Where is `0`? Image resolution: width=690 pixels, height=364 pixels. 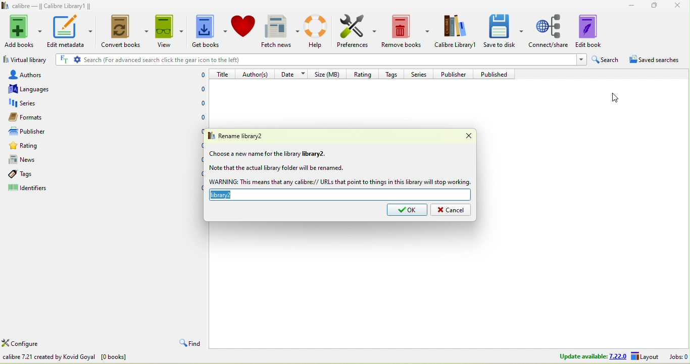 0 is located at coordinates (198, 173).